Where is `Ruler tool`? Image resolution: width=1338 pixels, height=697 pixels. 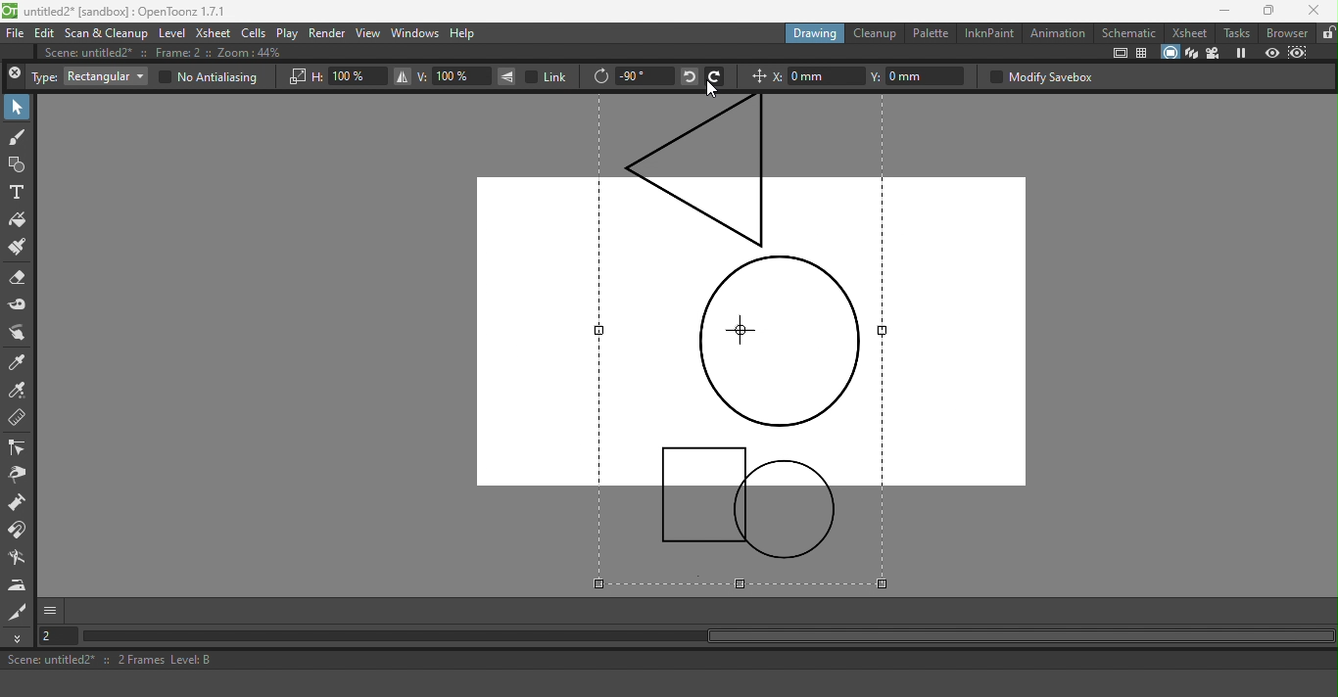
Ruler tool is located at coordinates (18, 419).